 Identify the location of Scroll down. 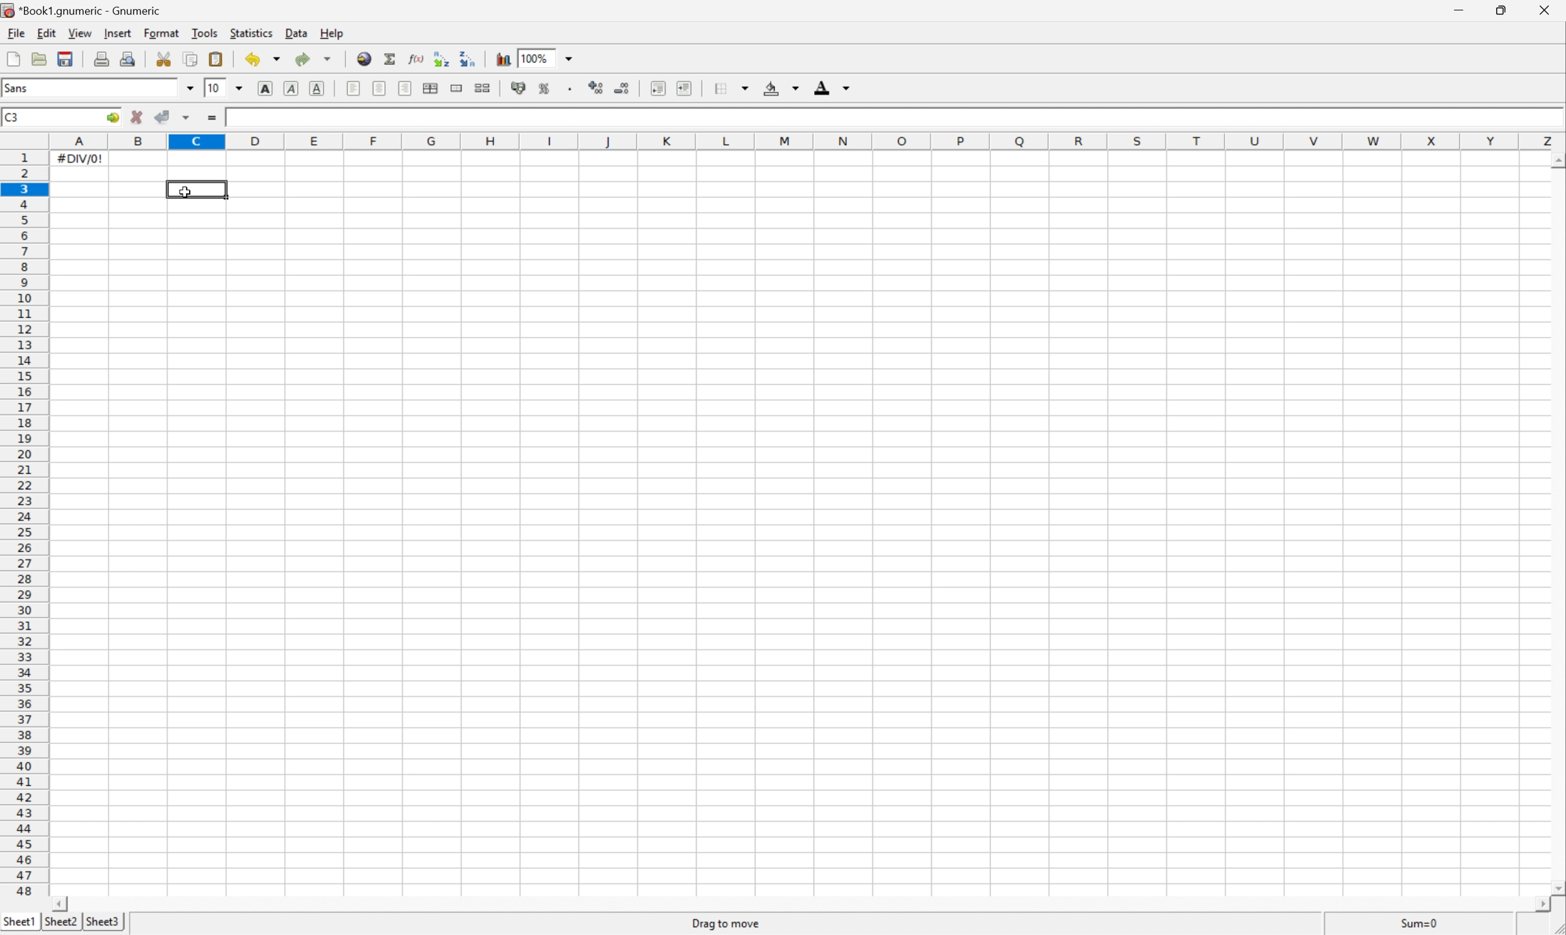
(1554, 888).